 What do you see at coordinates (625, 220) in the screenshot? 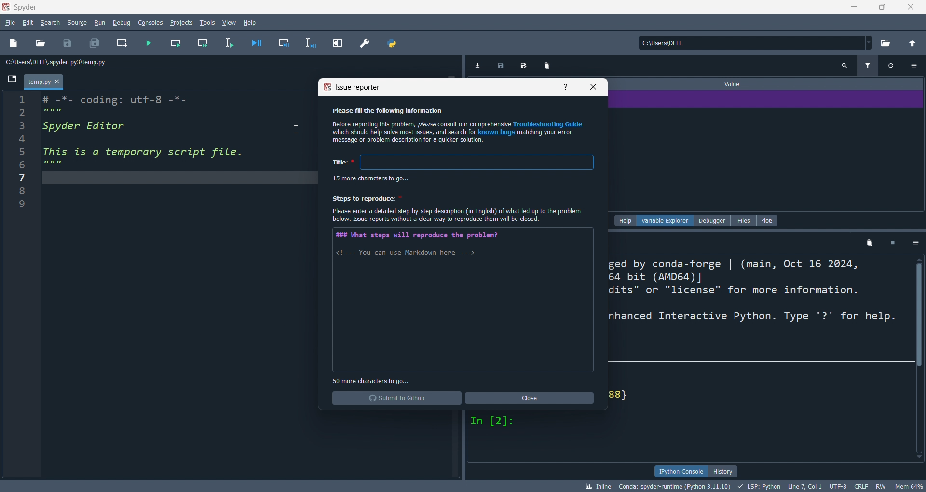
I see `help` at bounding box center [625, 220].